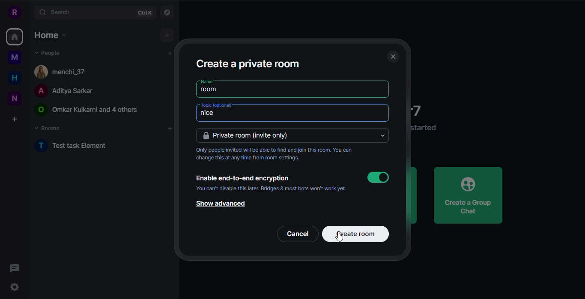  I want to click on navigator, so click(169, 13).